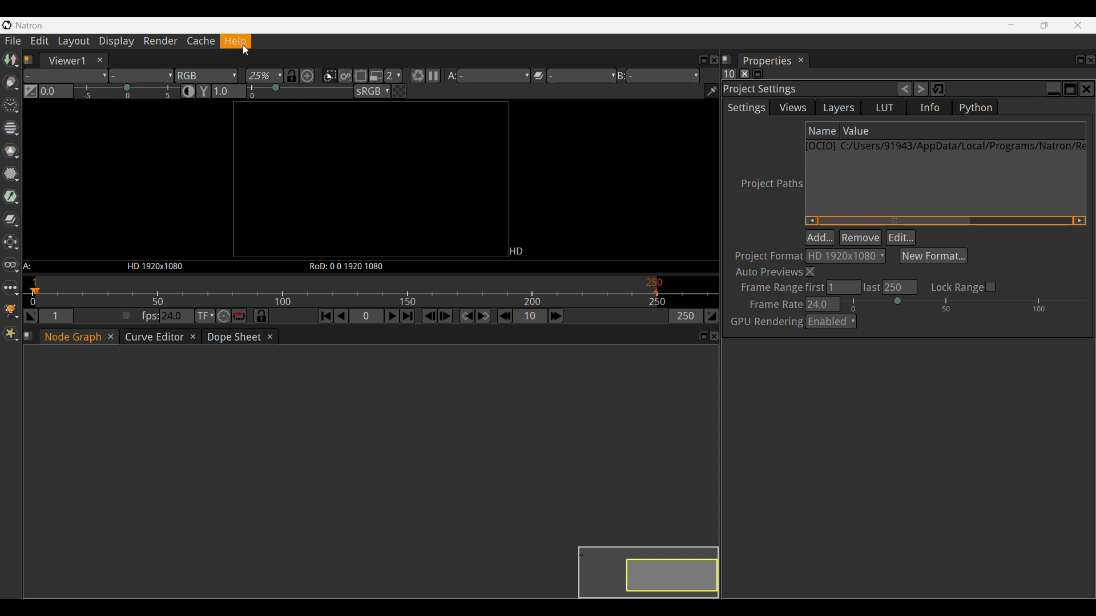  Describe the element at coordinates (832, 323) in the screenshot. I see `Enabled` at that location.